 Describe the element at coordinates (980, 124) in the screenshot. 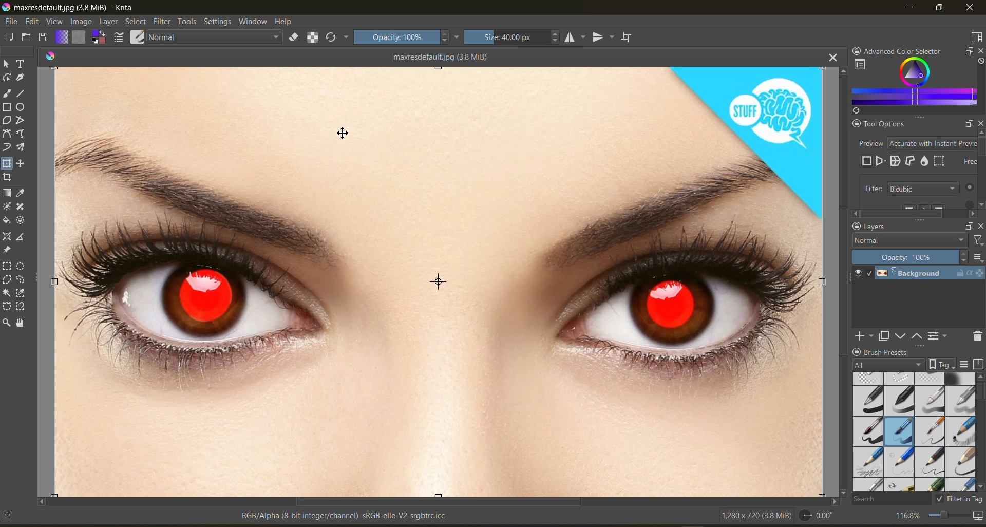

I see `close` at that location.